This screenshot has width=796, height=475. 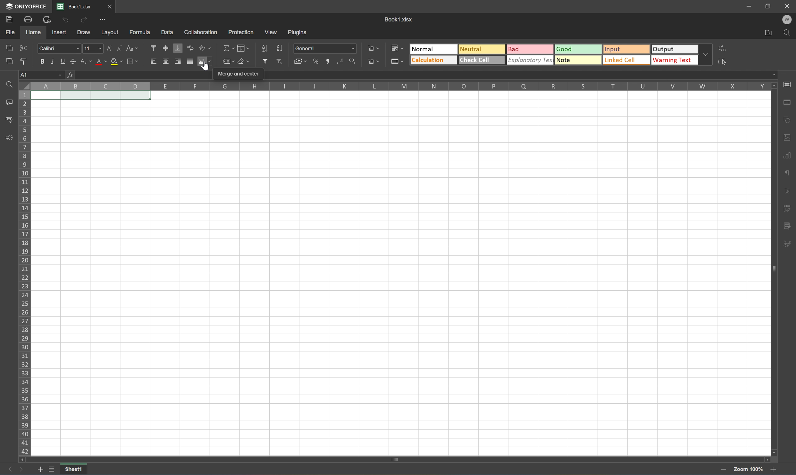 What do you see at coordinates (239, 74) in the screenshot?
I see `Merge and center` at bounding box center [239, 74].